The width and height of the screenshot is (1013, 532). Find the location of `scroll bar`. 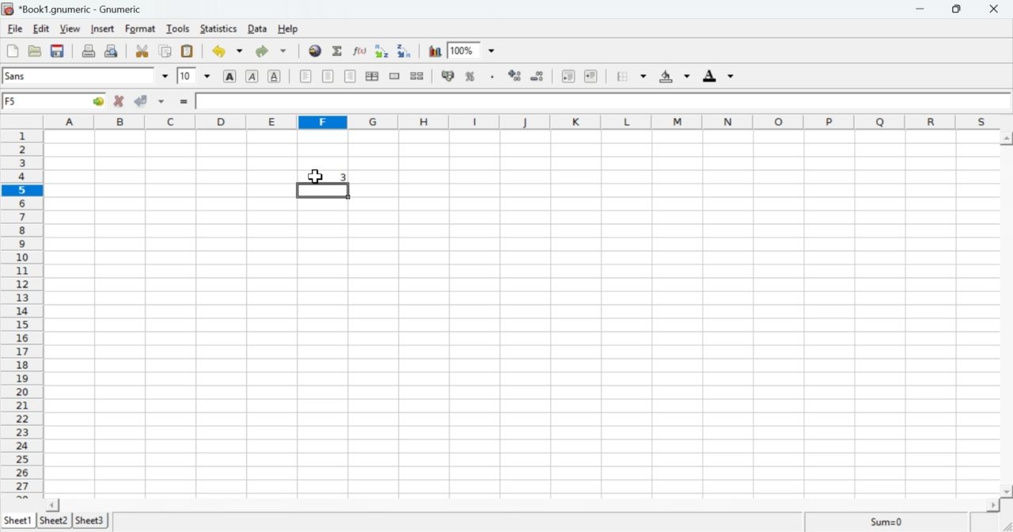

scroll bar is located at coordinates (529, 505).